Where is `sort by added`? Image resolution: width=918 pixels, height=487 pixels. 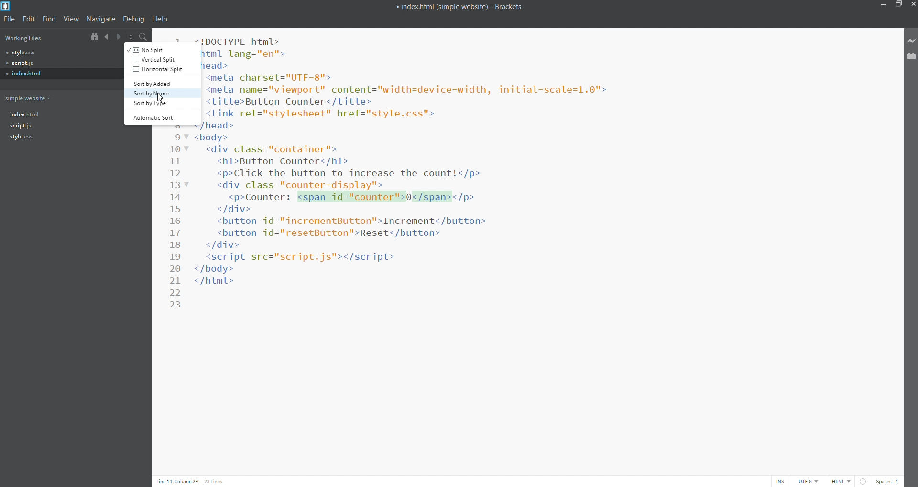
sort by added is located at coordinates (154, 82).